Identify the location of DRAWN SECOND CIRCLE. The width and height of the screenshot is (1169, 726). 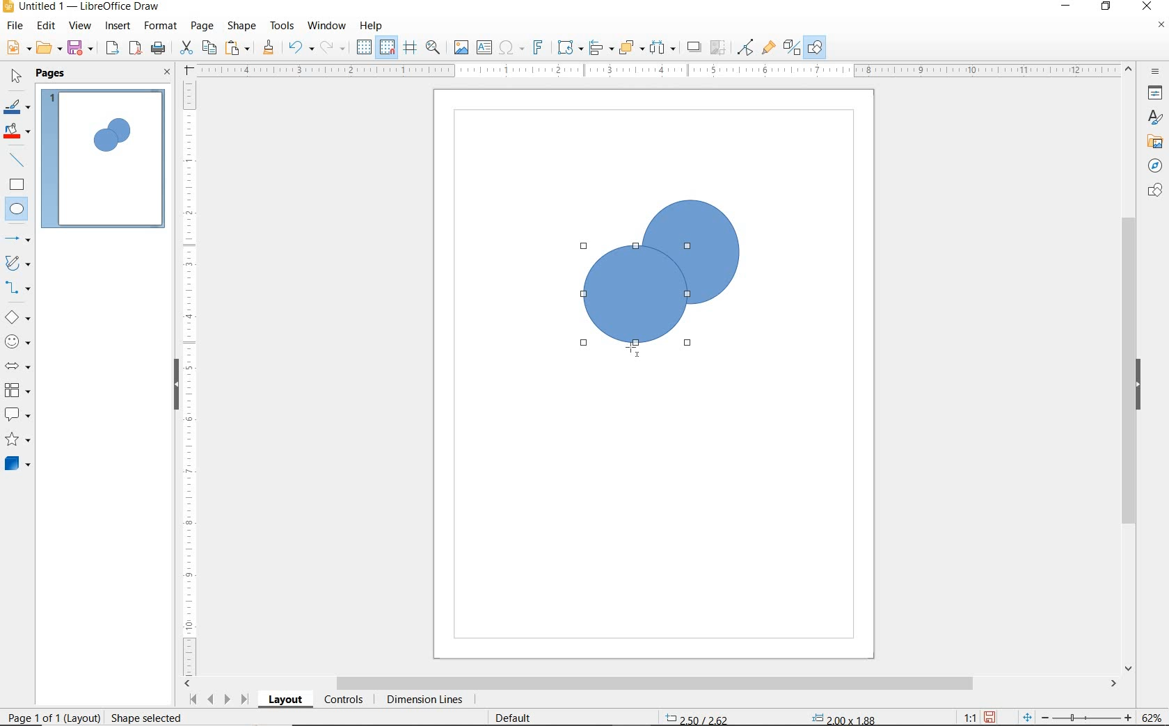
(636, 299).